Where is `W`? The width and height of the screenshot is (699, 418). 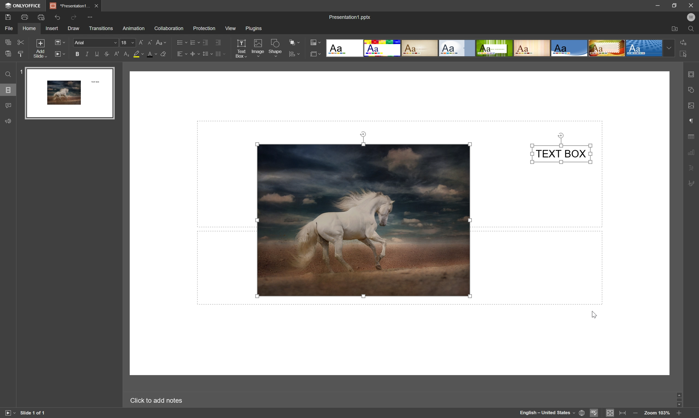
W is located at coordinates (691, 17).